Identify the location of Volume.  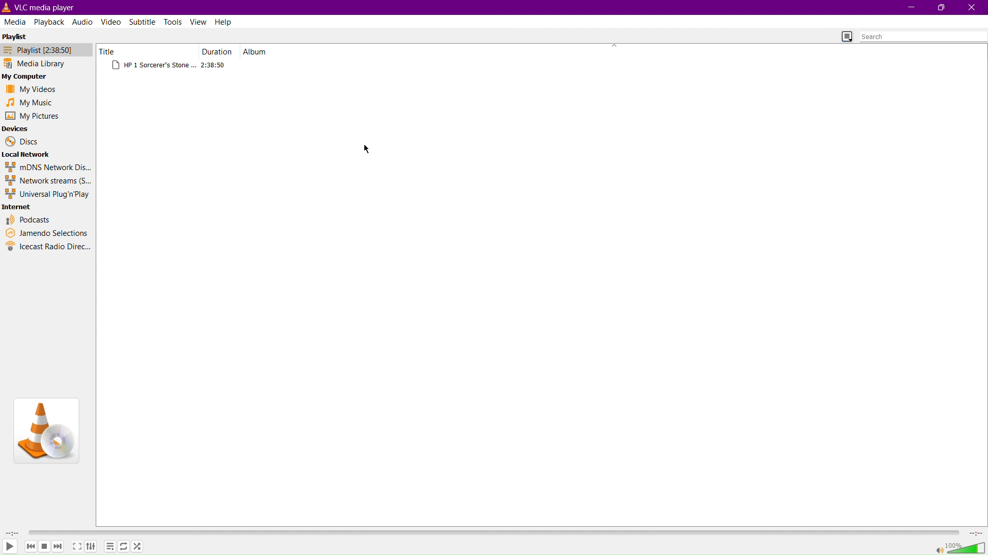
(960, 547).